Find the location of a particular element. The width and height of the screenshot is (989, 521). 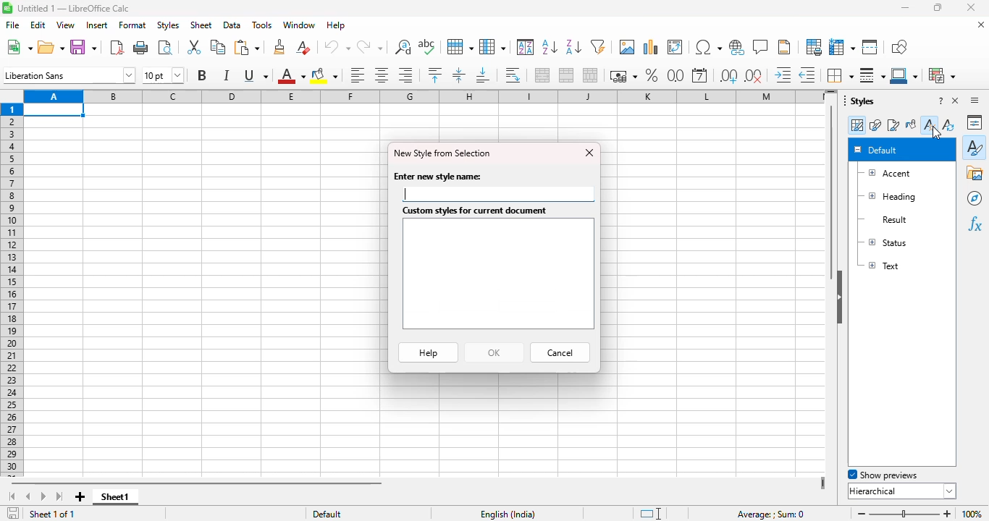

font color is located at coordinates (292, 75).